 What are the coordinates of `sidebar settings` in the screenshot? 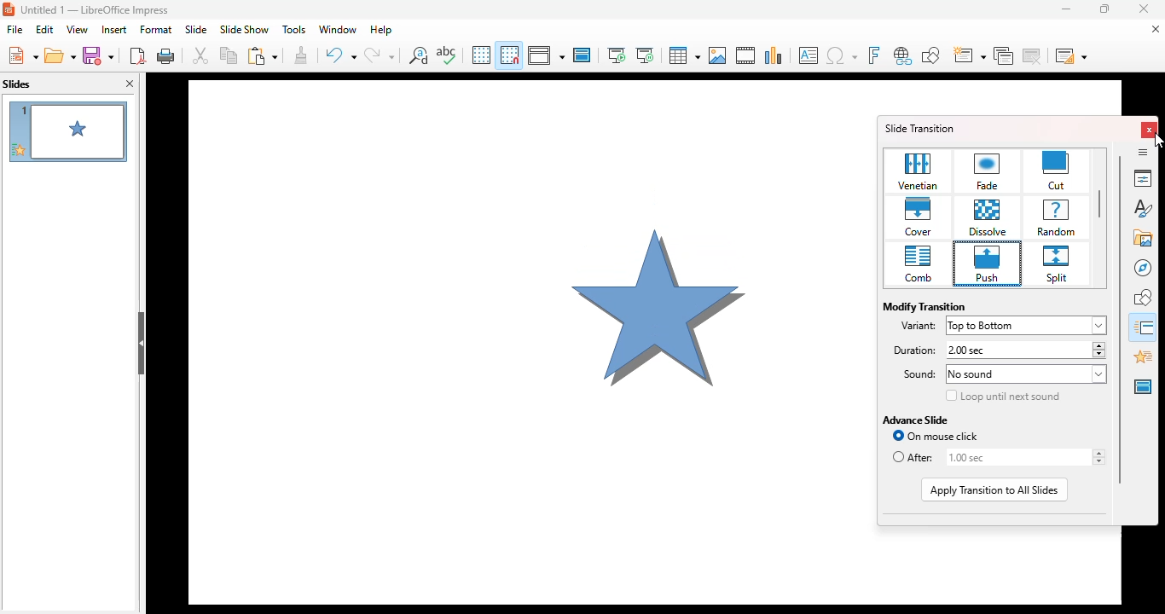 It's located at (1143, 152).